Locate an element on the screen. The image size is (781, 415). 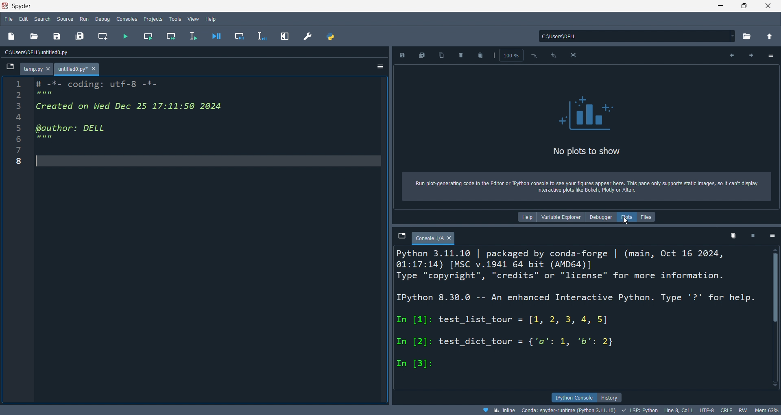
language is located at coordinates (638, 410).